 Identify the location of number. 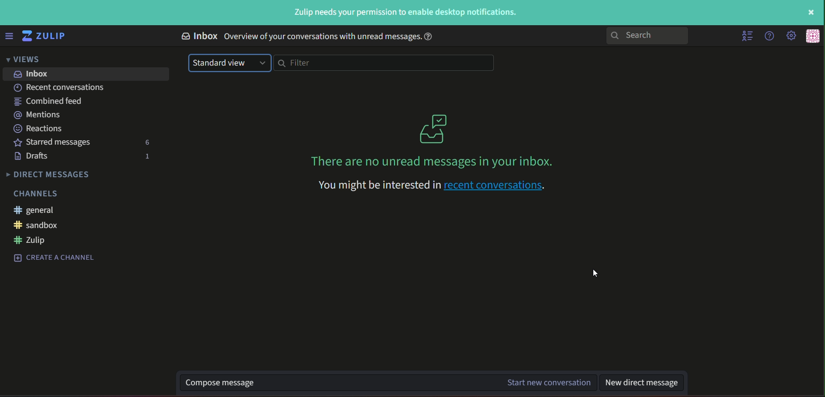
(148, 156).